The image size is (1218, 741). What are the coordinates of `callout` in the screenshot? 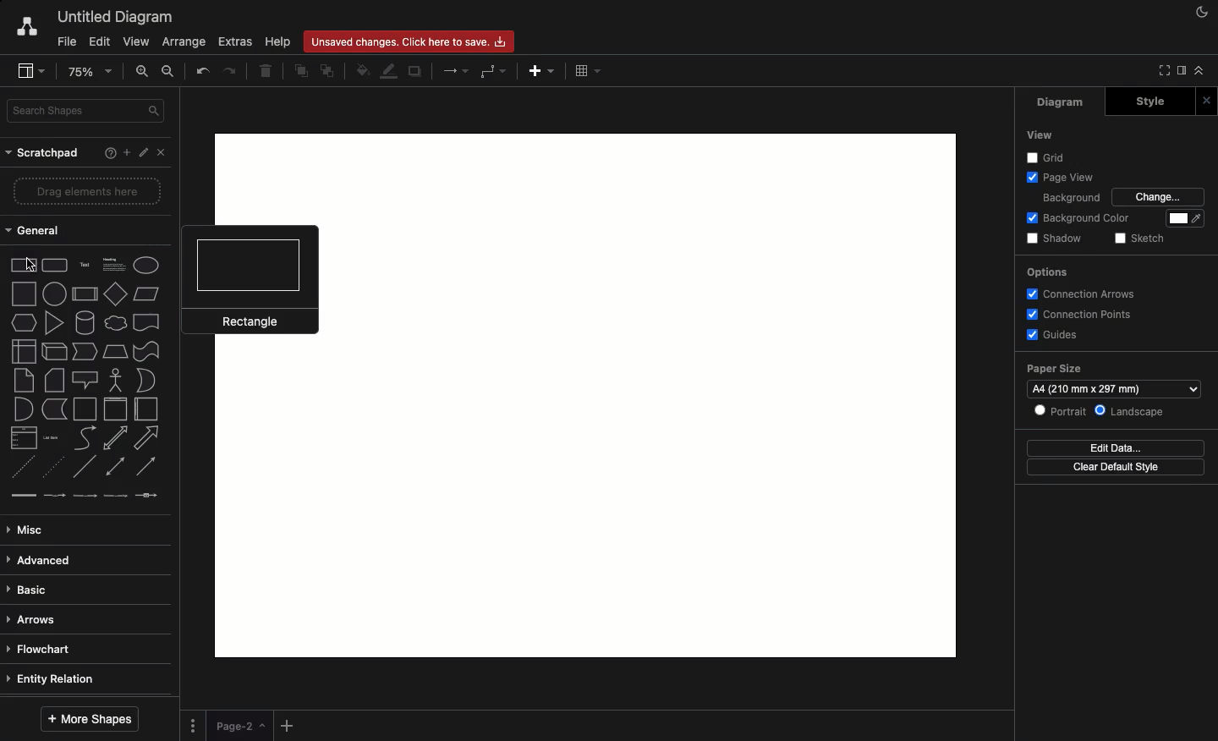 It's located at (86, 379).